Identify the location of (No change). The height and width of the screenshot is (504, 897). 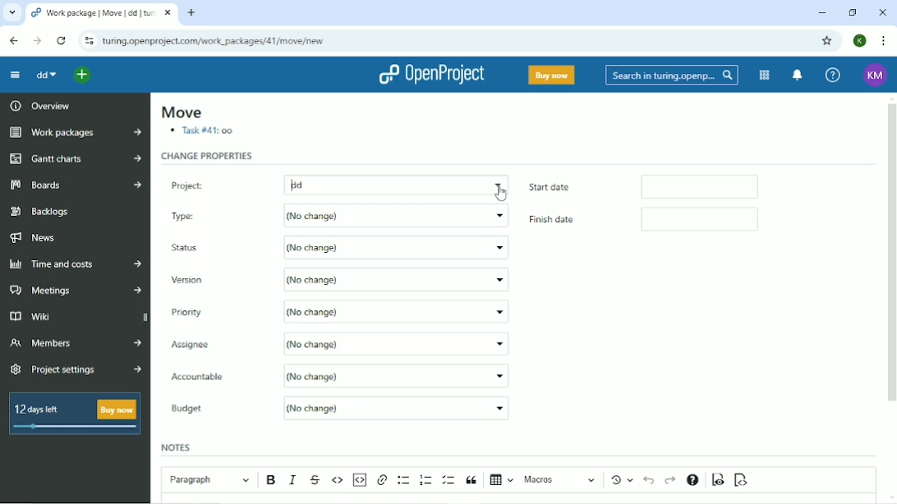
(402, 375).